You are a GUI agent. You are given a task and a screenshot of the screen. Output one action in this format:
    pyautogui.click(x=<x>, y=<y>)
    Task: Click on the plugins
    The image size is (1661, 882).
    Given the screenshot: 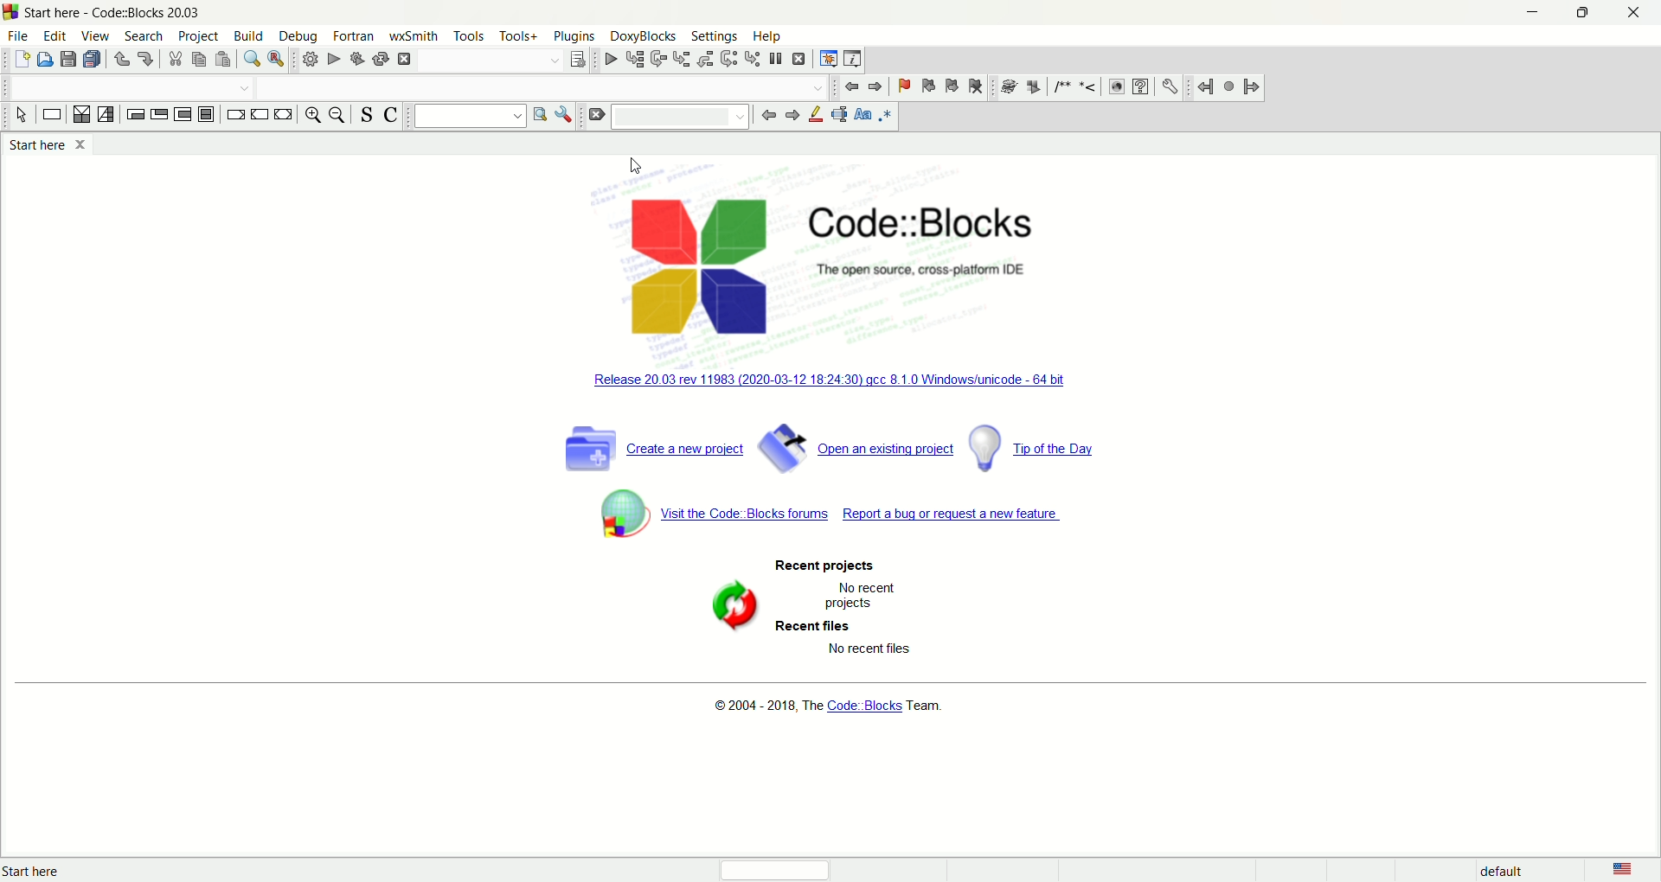 What is the action you would take?
    pyautogui.click(x=577, y=36)
    